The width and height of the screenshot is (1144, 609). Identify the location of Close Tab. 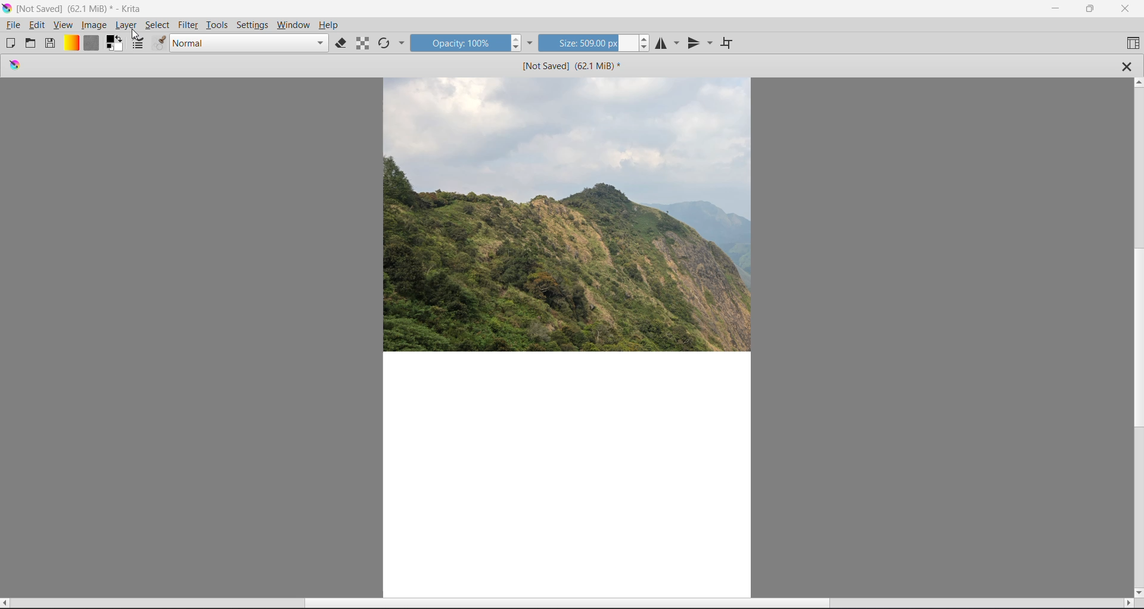
(1127, 66).